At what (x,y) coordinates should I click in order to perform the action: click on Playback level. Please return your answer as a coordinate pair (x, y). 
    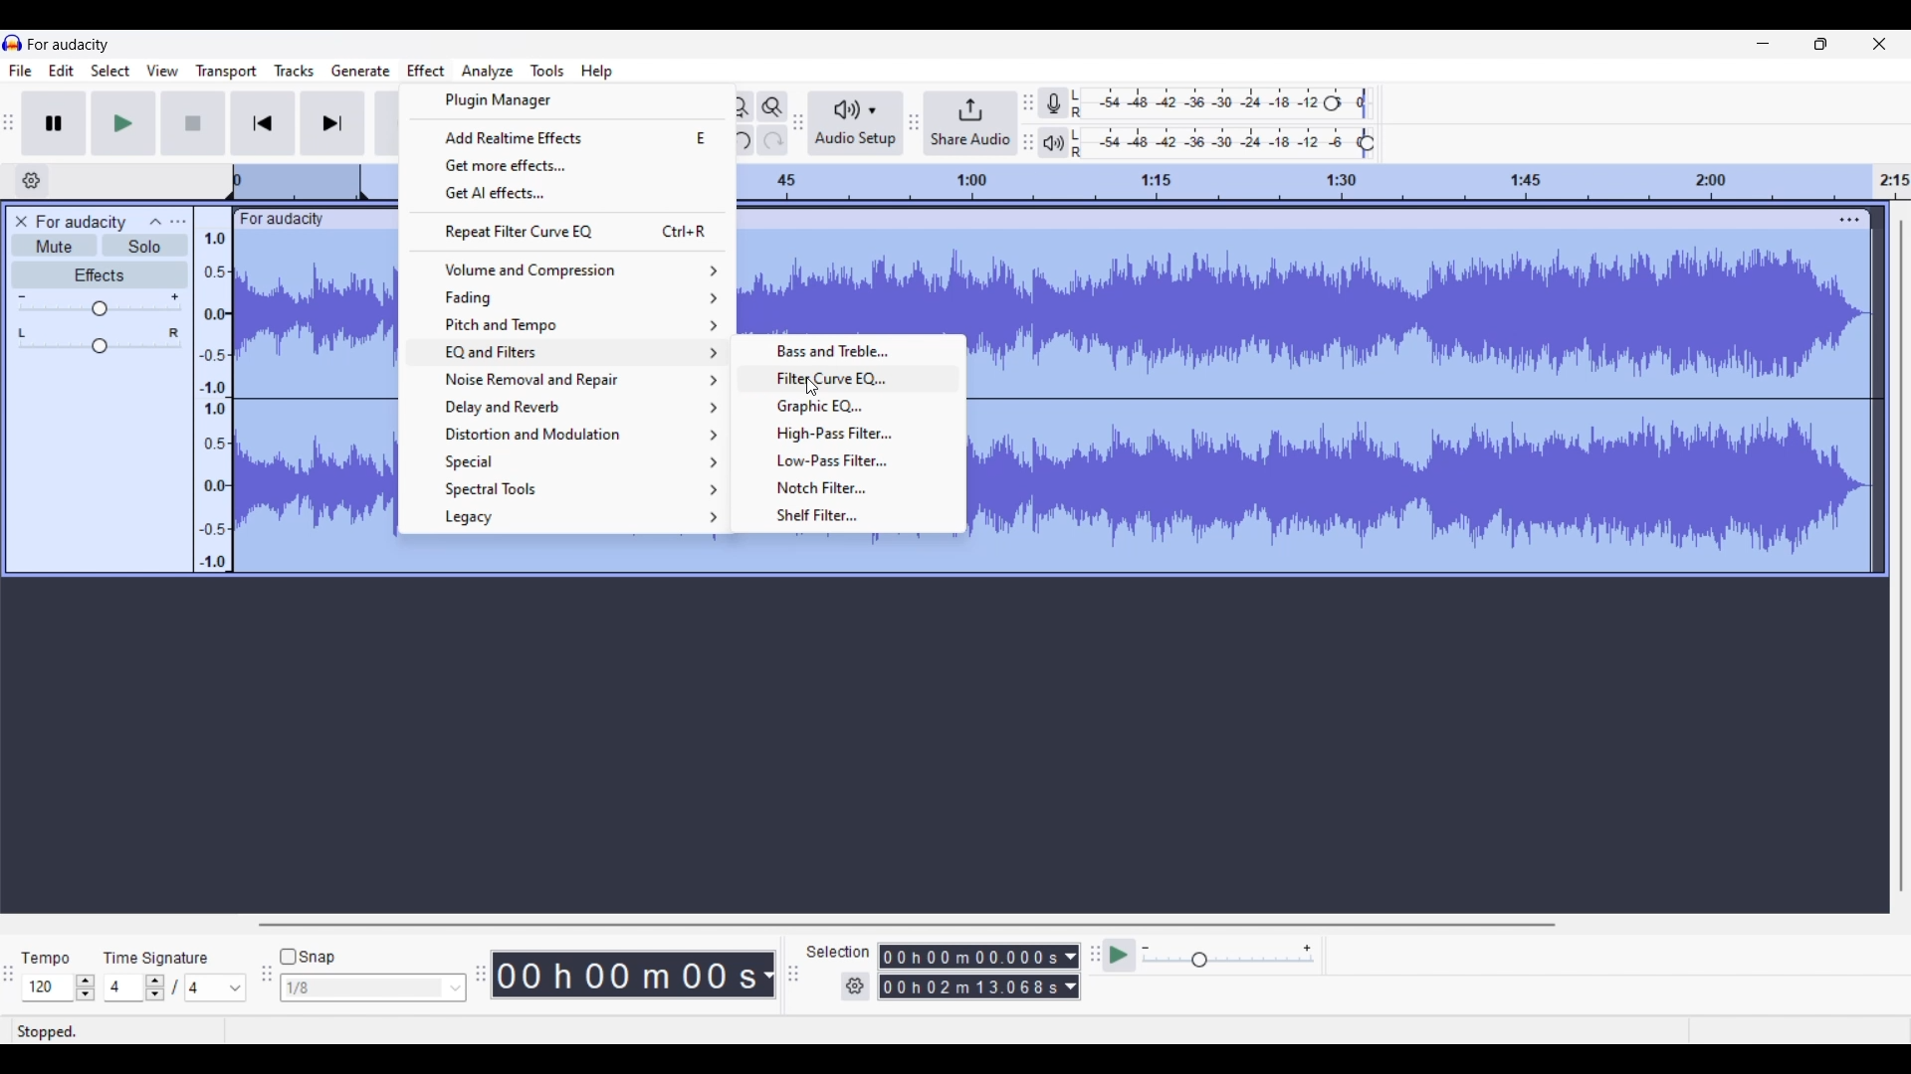
    Looking at the image, I should click on (1219, 143).